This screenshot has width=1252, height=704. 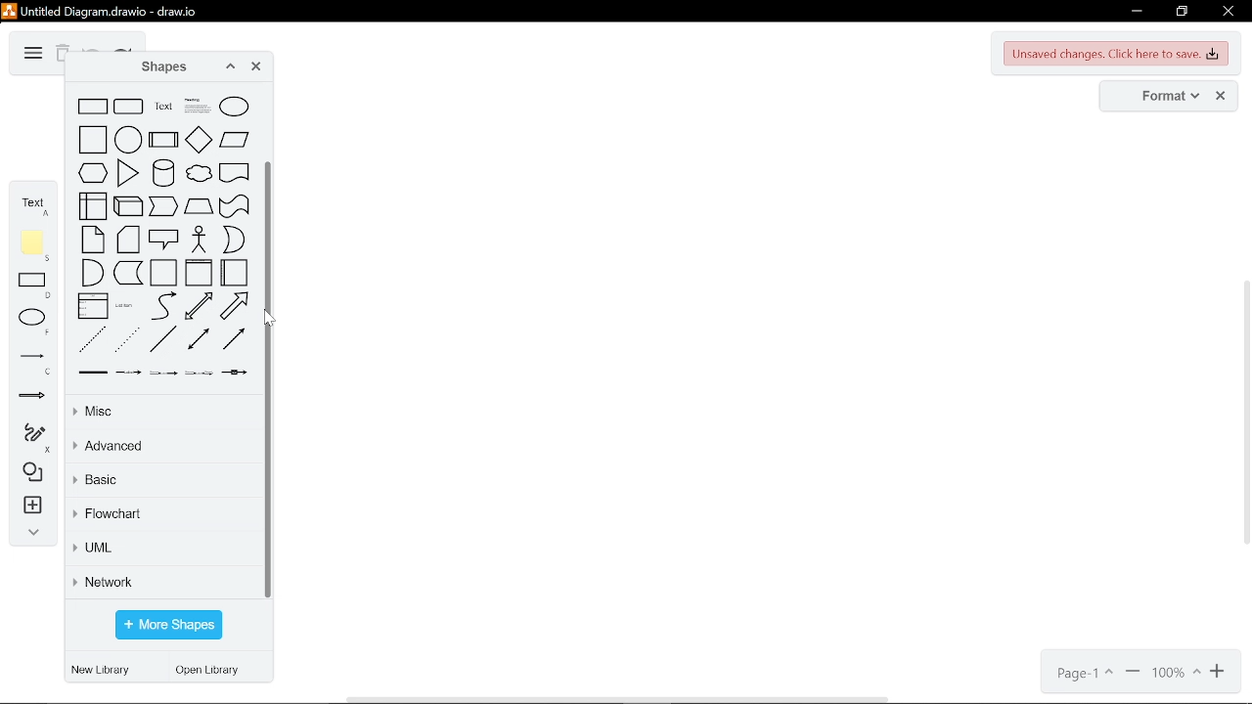 I want to click on step, so click(x=164, y=206).